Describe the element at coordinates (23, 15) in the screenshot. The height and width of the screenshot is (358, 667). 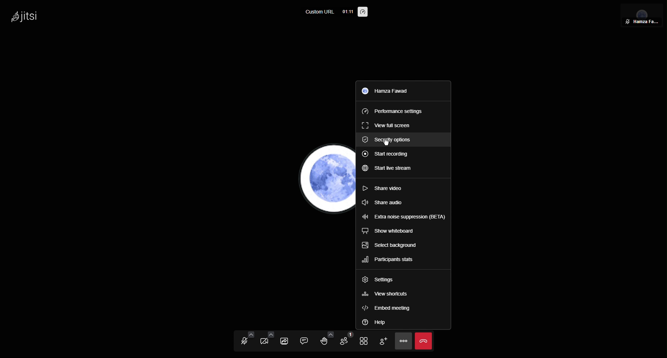
I see `jitsi` at that location.